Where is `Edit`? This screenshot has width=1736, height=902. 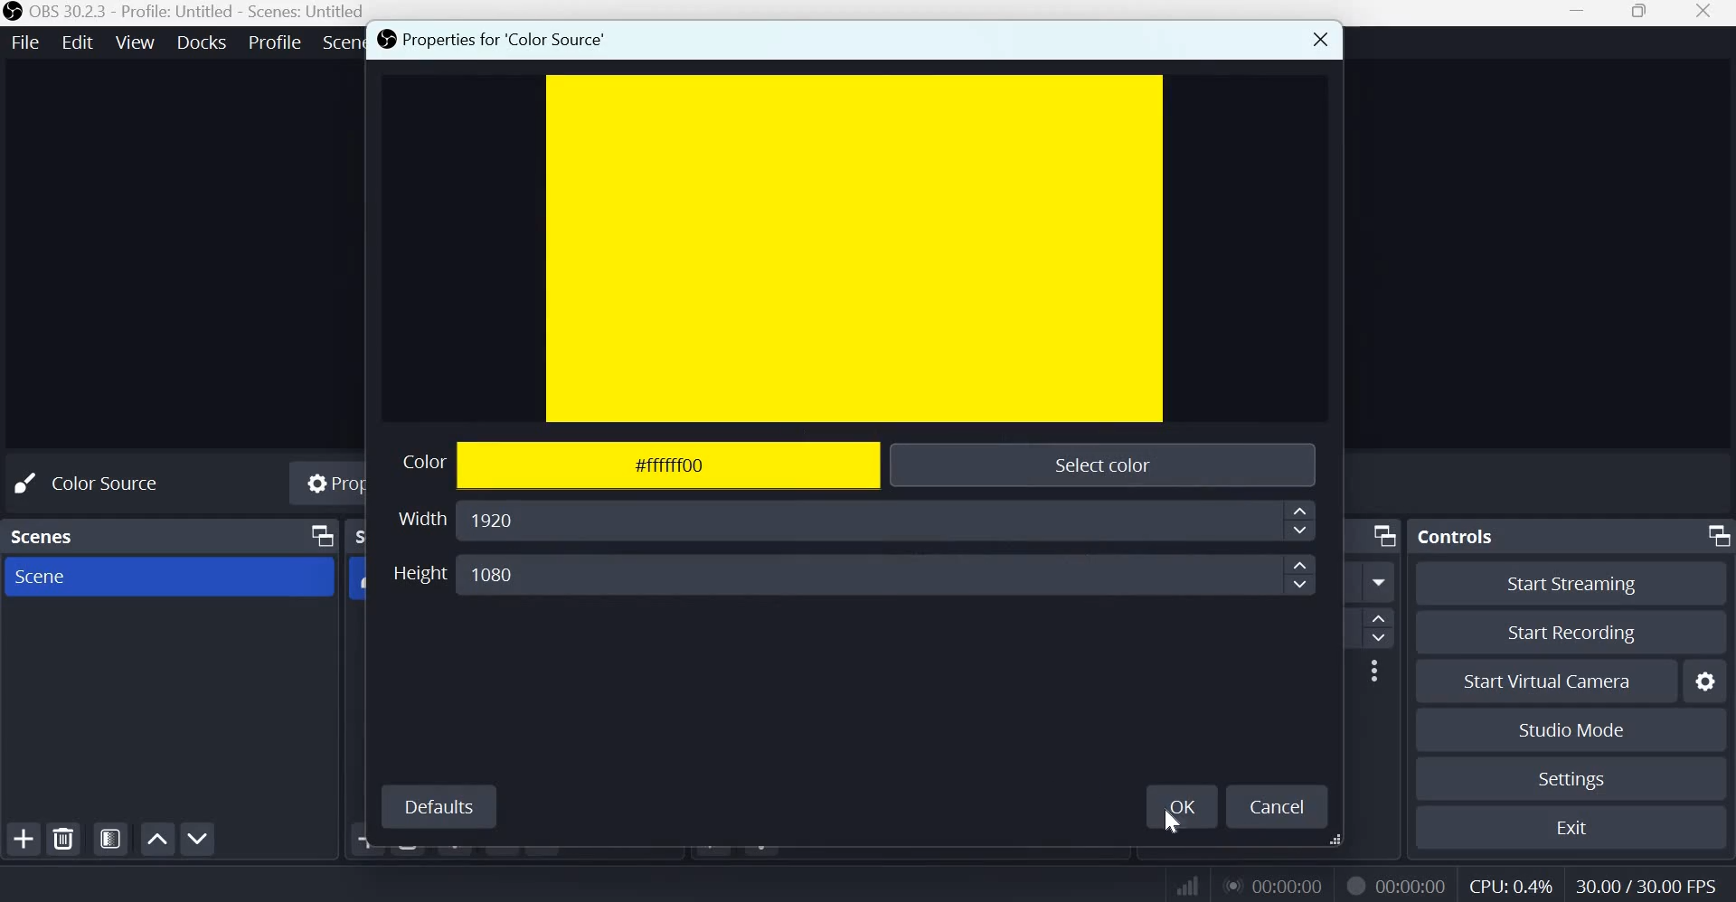 Edit is located at coordinates (80, 41).